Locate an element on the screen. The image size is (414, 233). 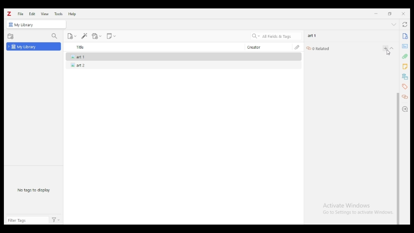
locate is located at coordinates (406, 109).